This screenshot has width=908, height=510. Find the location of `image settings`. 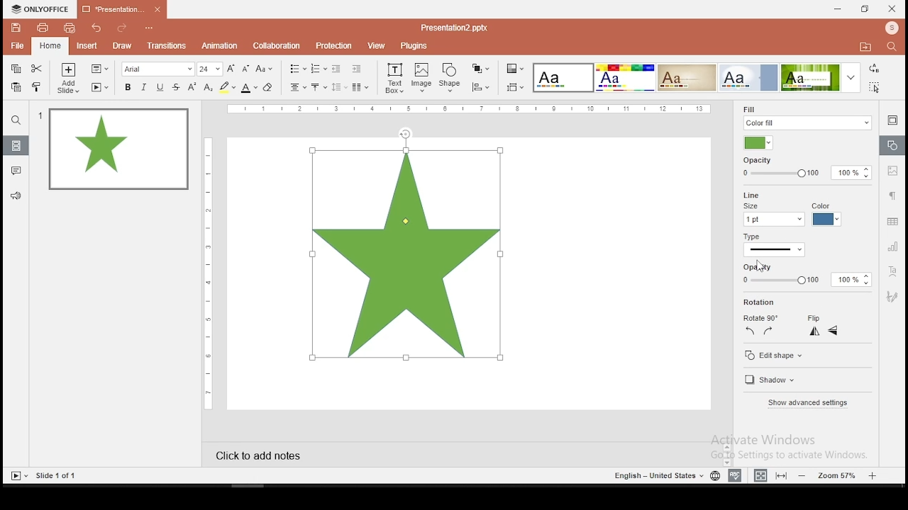

image settings is located at coordinates (893, 171).